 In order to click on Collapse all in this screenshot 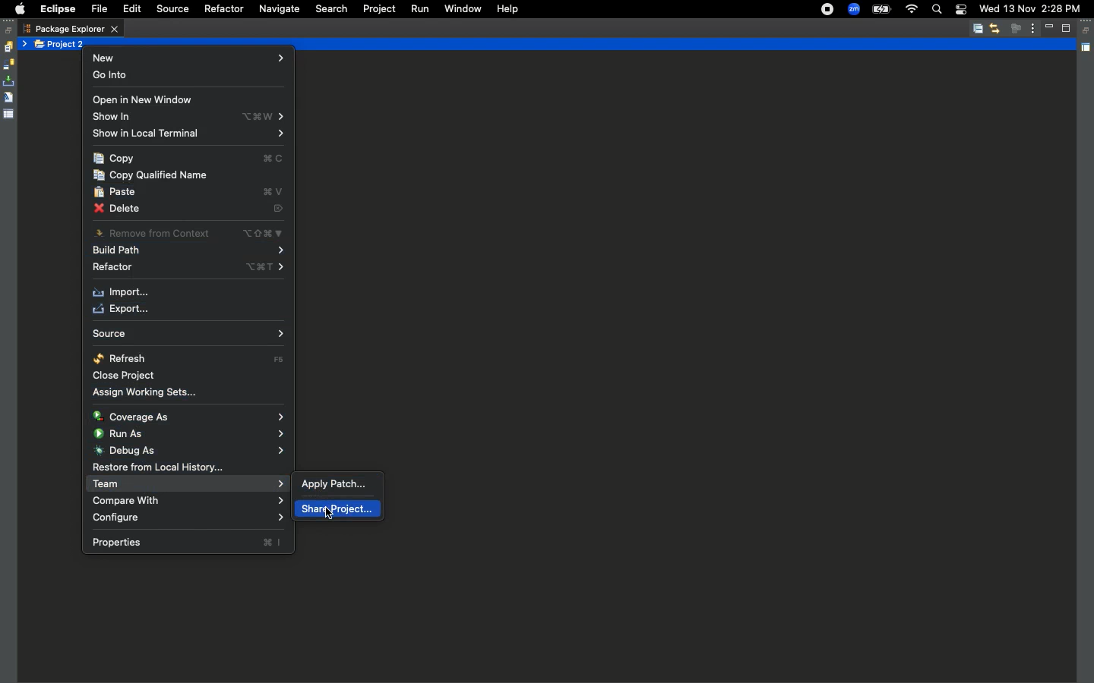, I will do `click(978, 30)`.